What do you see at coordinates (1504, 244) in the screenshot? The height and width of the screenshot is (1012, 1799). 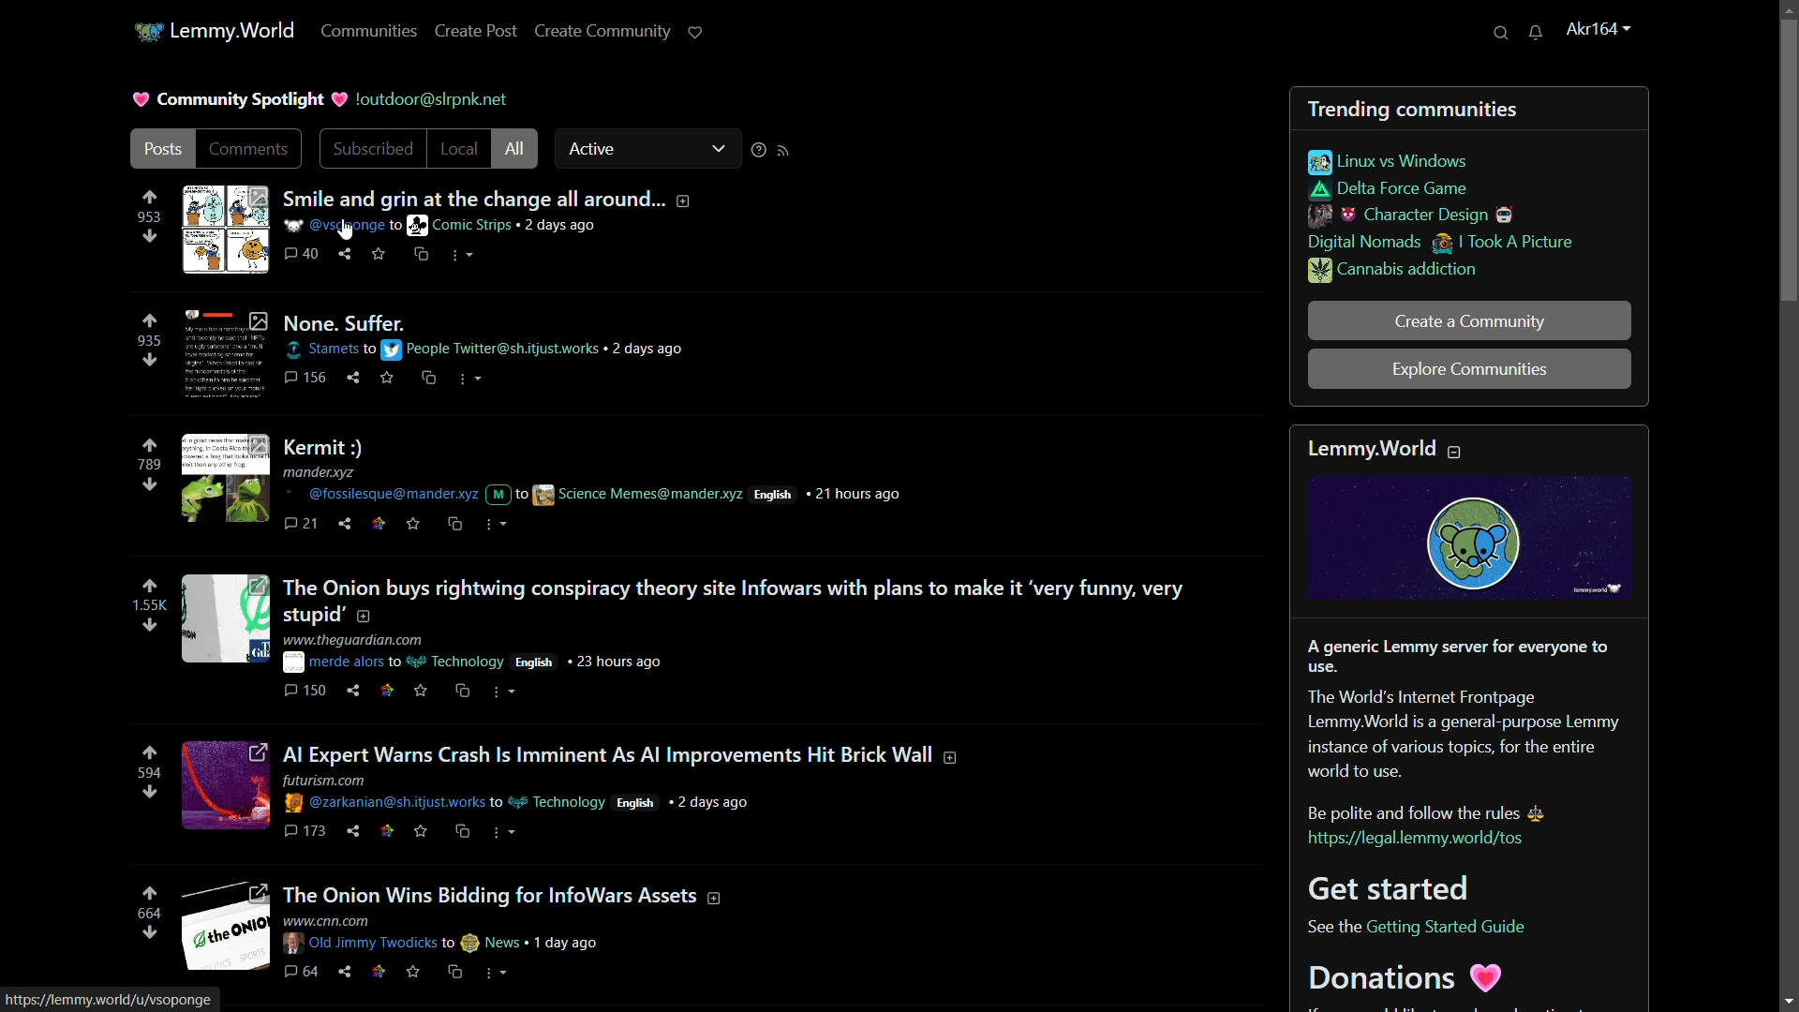 I see `i took a picture` at bounding box center [1504, 244].